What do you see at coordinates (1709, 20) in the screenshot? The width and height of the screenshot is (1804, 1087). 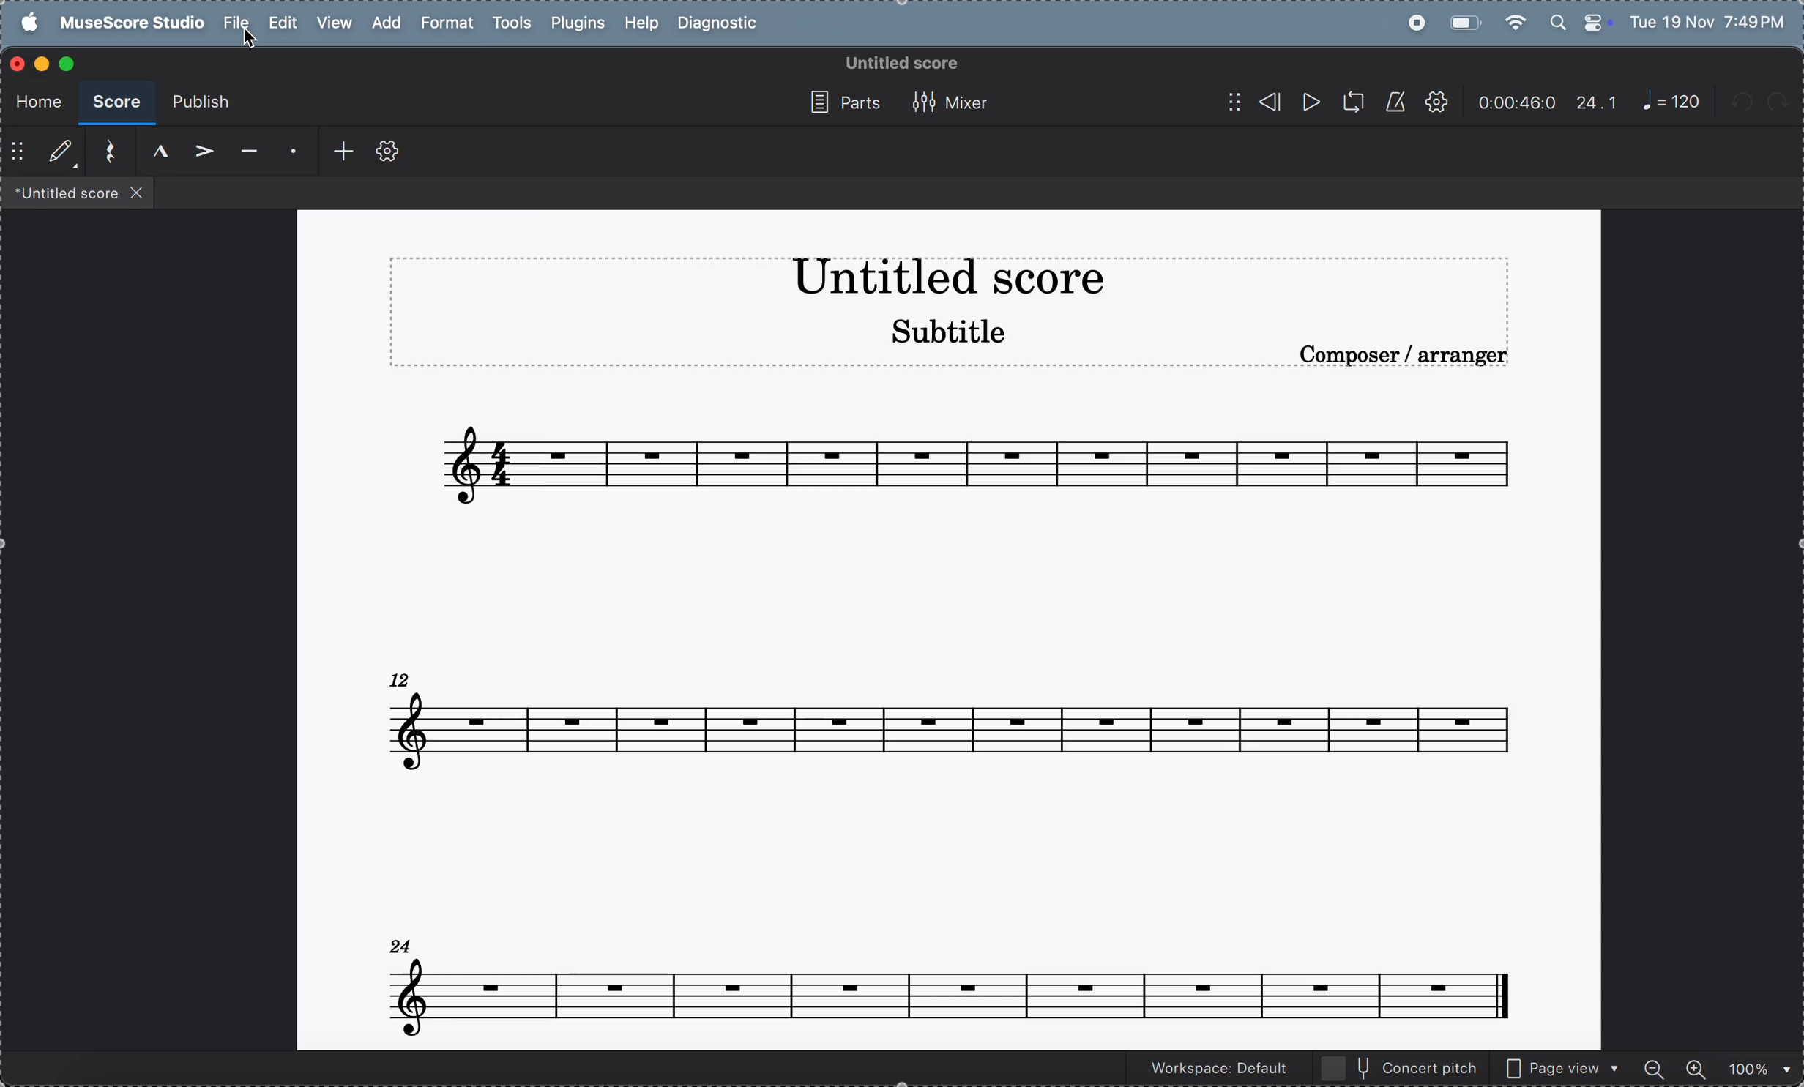 I see `date and time` at bounding box center [1709, 20].